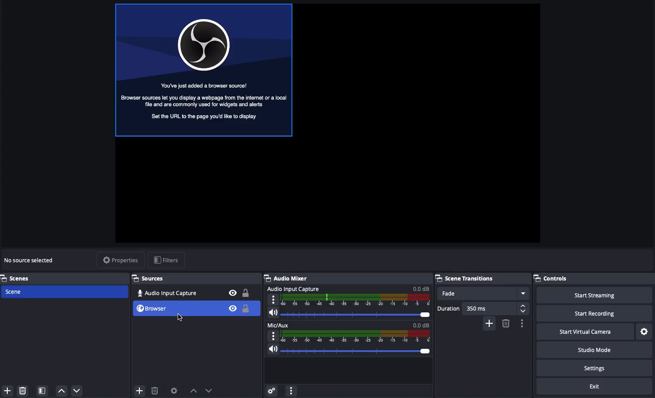 The image size is (655, 398). Describe the element at coordinates (43, 391) in the screenshot. I see `Scene filter` at that location.